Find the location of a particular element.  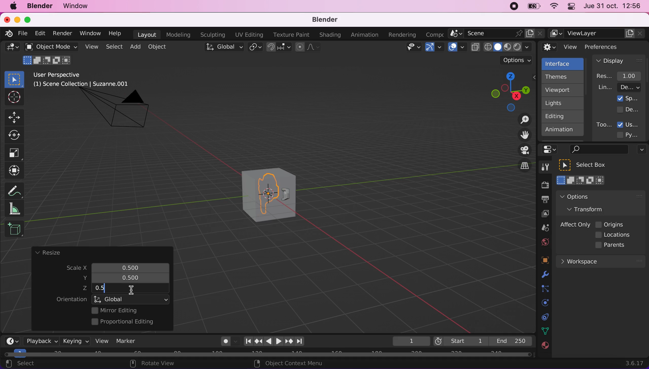

blender is located at coordinates (39, 6).